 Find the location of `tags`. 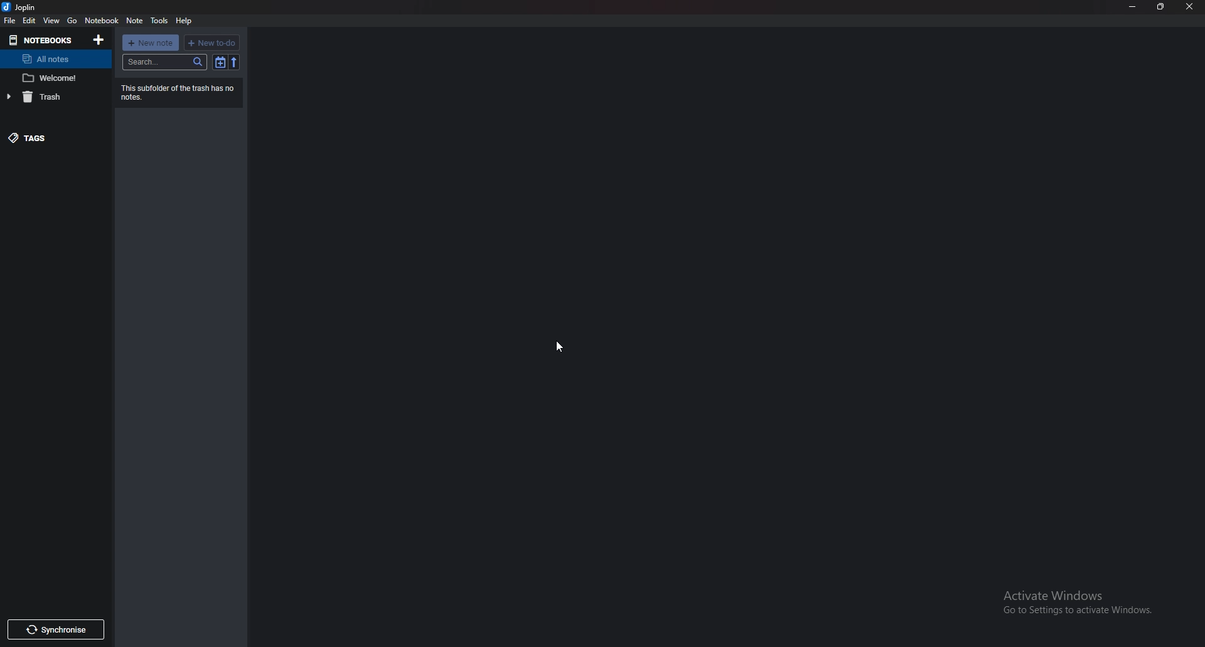

tags is located at coordinates (48, 135).